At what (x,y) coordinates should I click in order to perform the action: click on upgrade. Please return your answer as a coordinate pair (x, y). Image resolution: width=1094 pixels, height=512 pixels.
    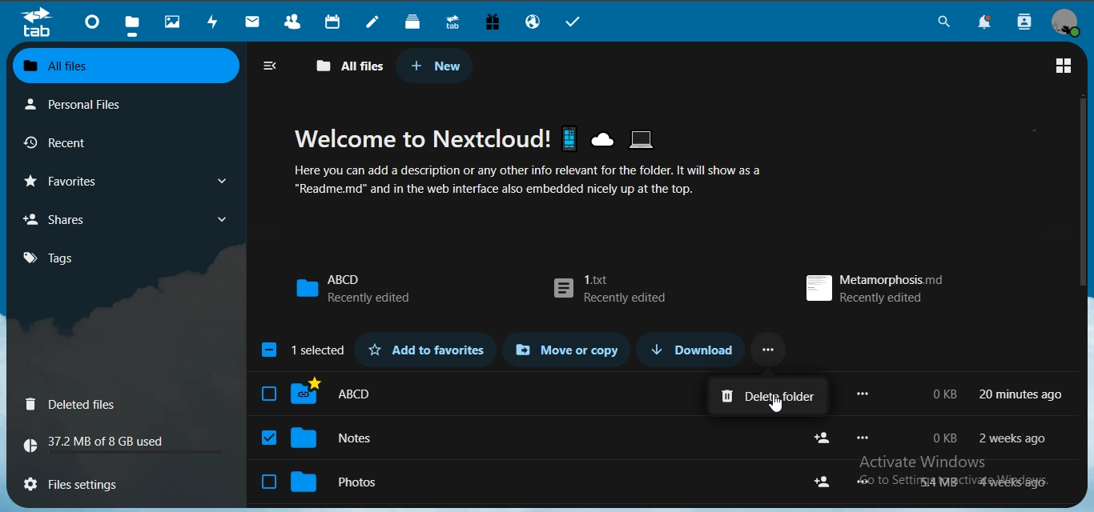
    Looking at the image, I should click on (453, 21).